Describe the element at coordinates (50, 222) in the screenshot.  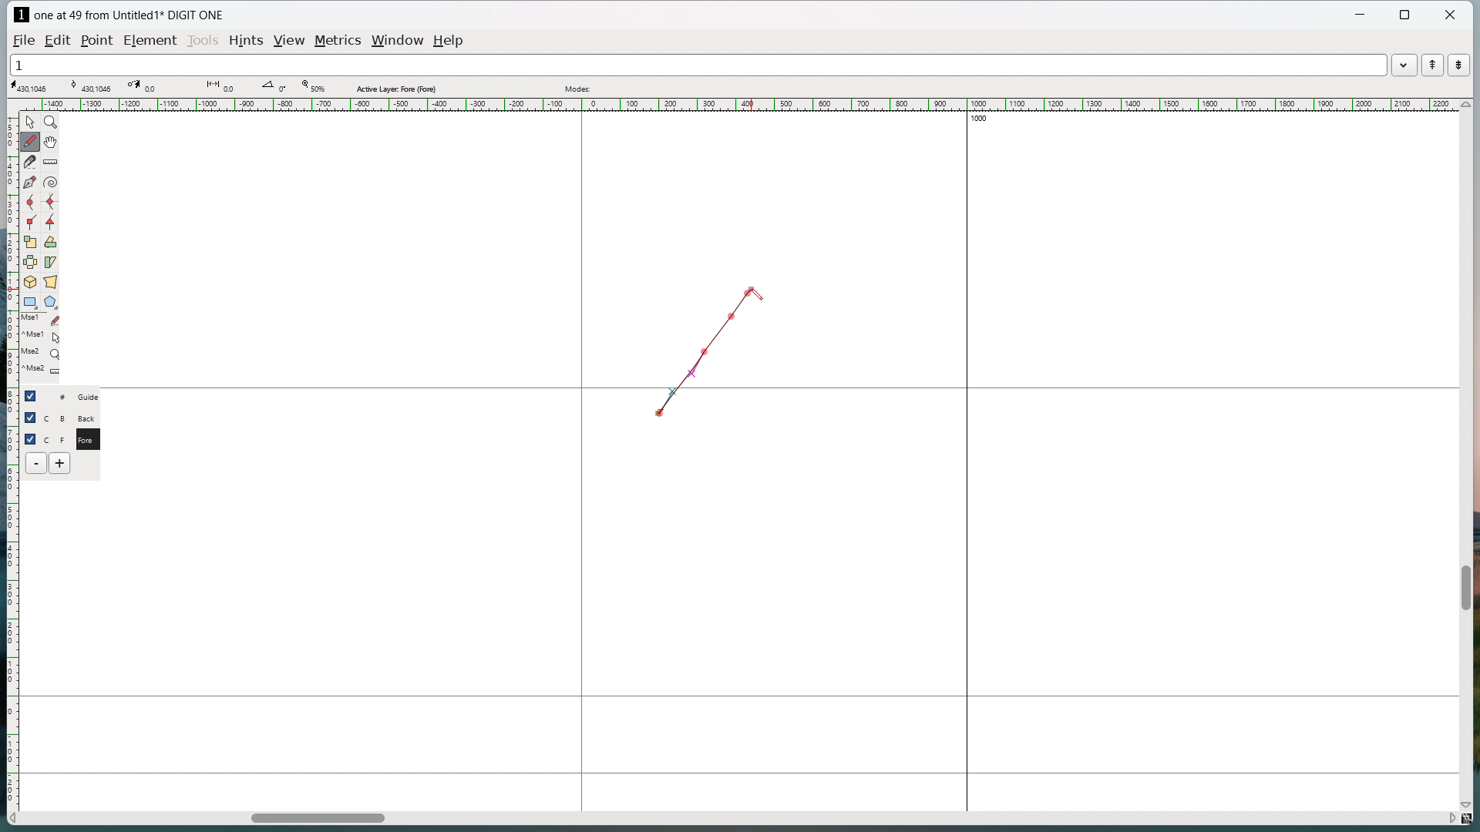
I see `add a tangent point` at that location.